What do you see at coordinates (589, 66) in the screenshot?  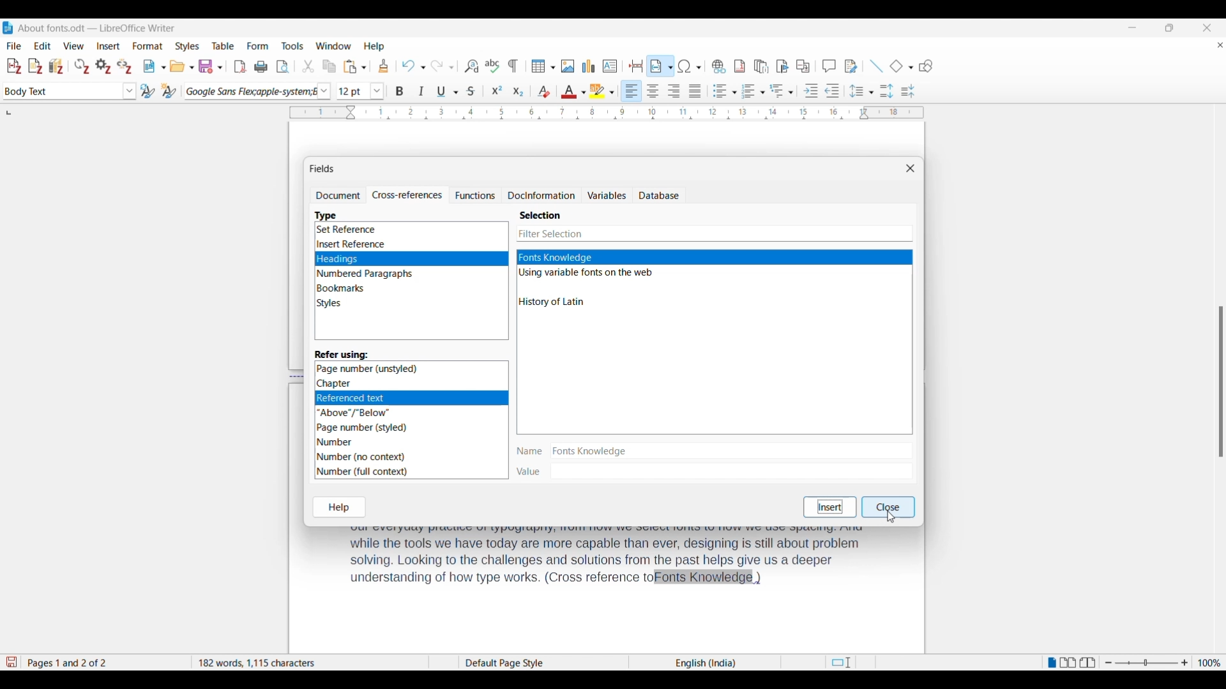 I see `Insert graph` at bounding box center [589, 66].